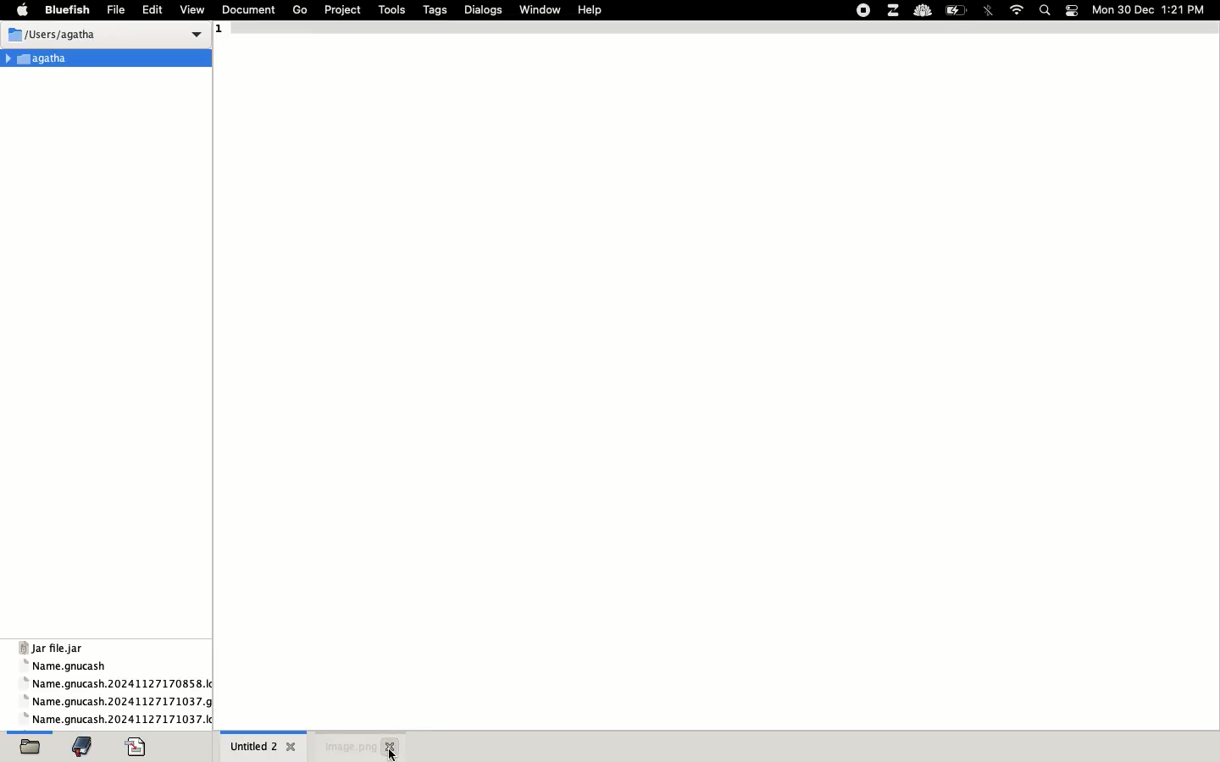  I want to click on name gnucash, so click(118, 684).